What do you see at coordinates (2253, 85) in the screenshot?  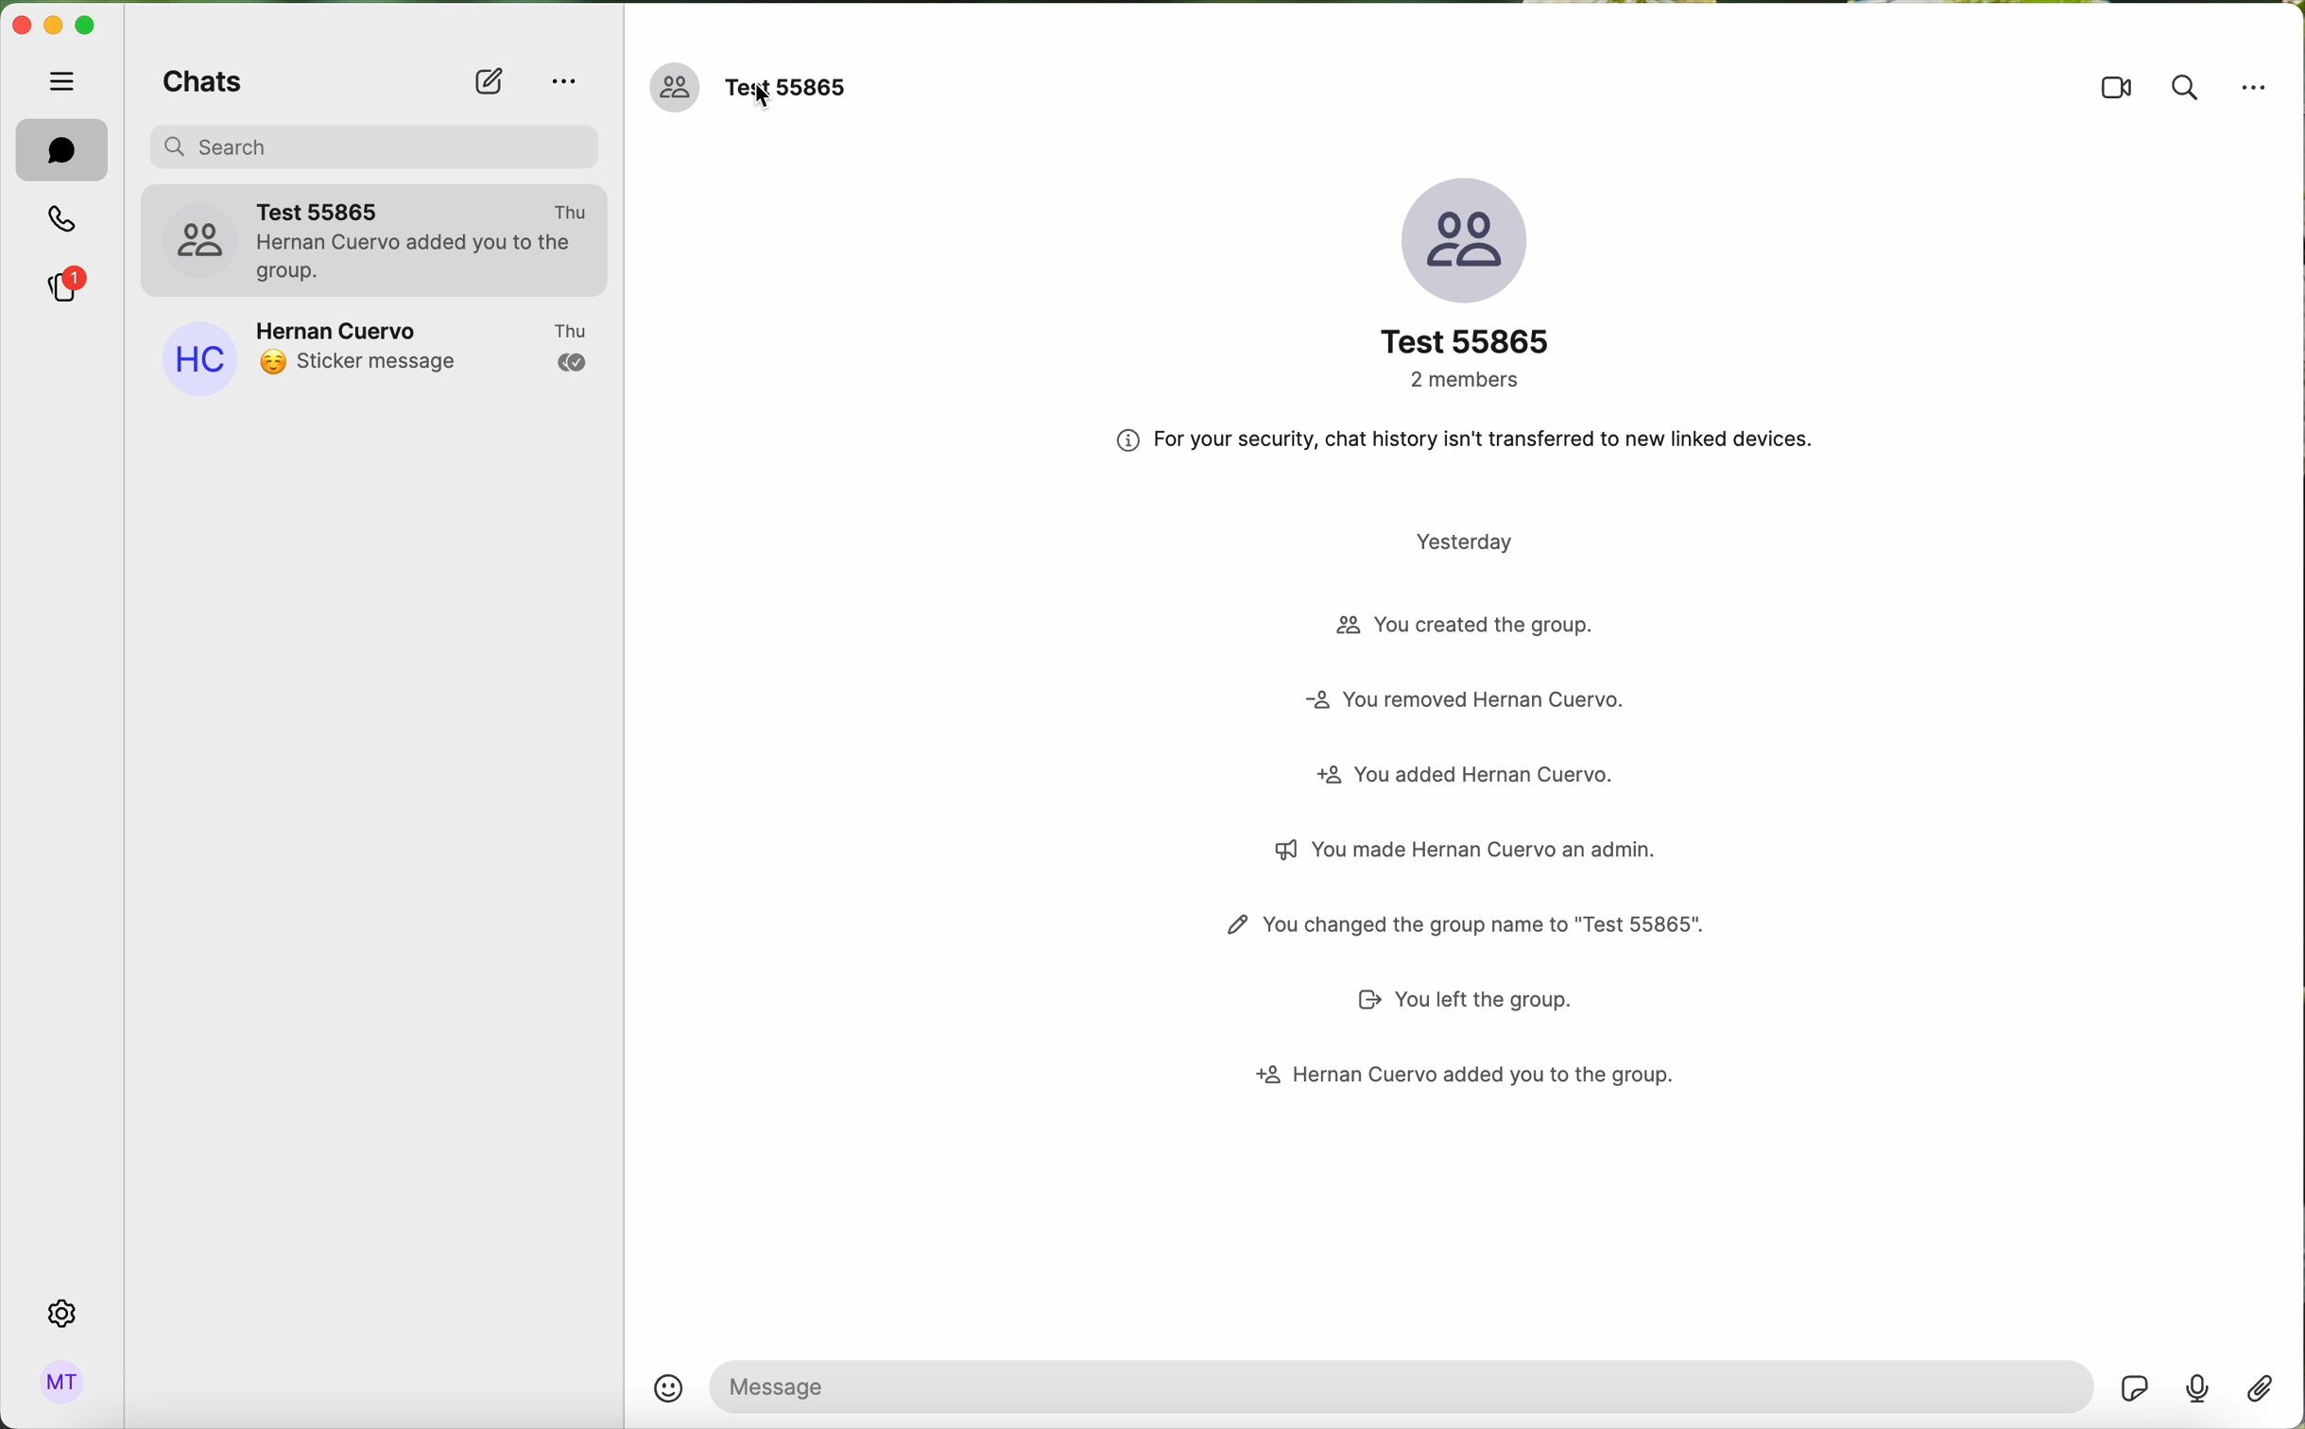 I see `options` at bounding box center [2253, 85].